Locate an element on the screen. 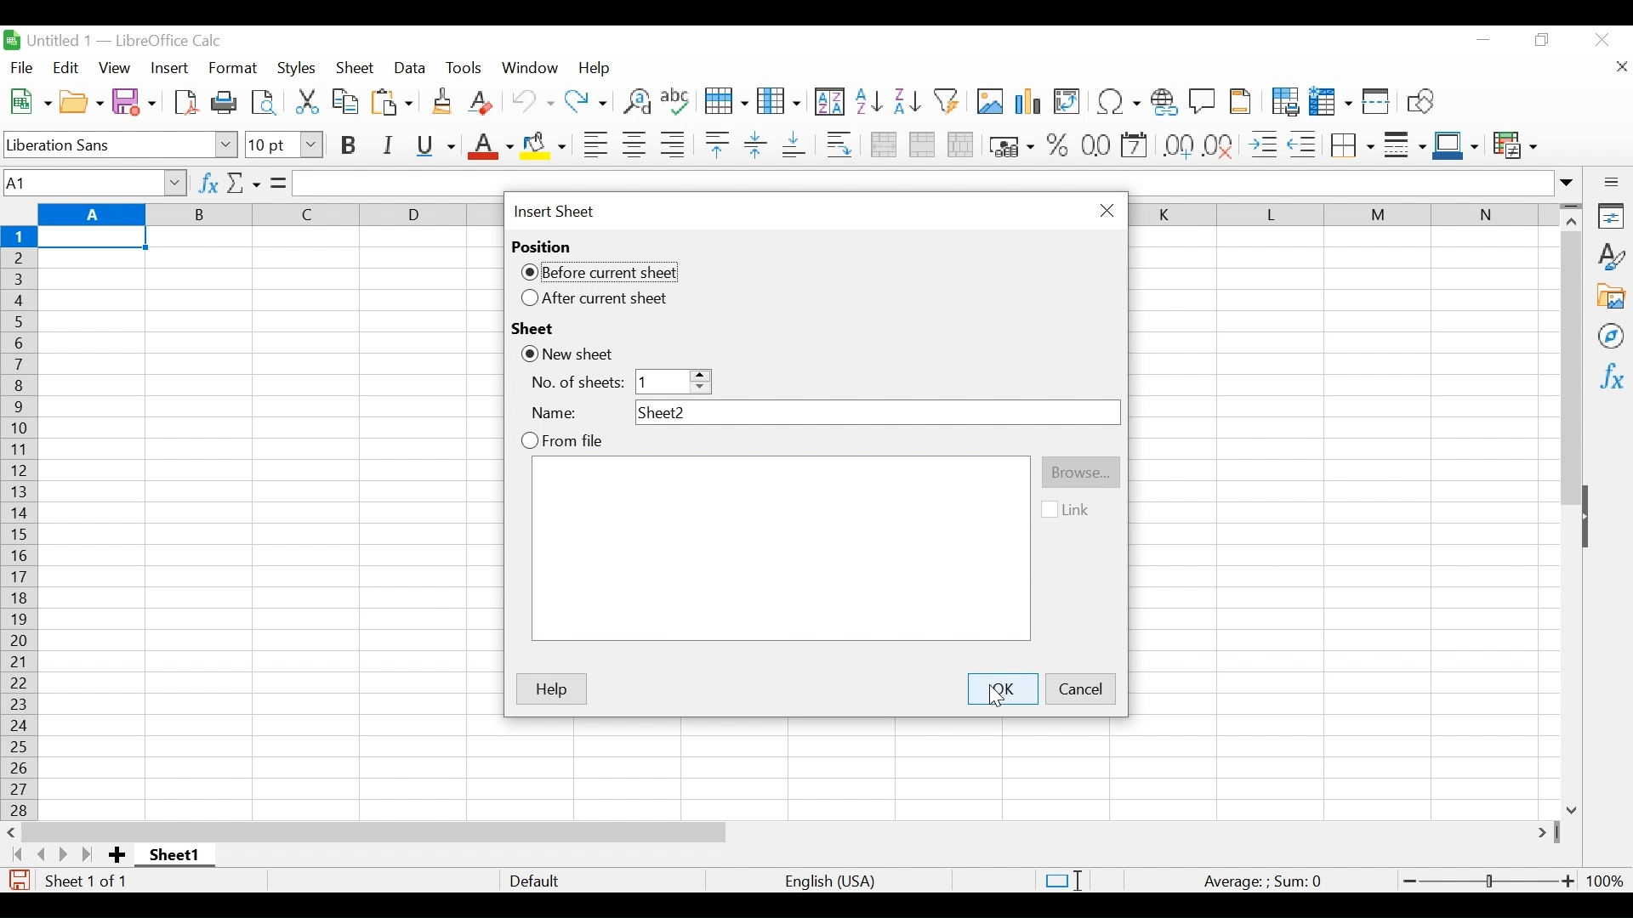  (un)select Open from file is located at coordinates (559, 442).